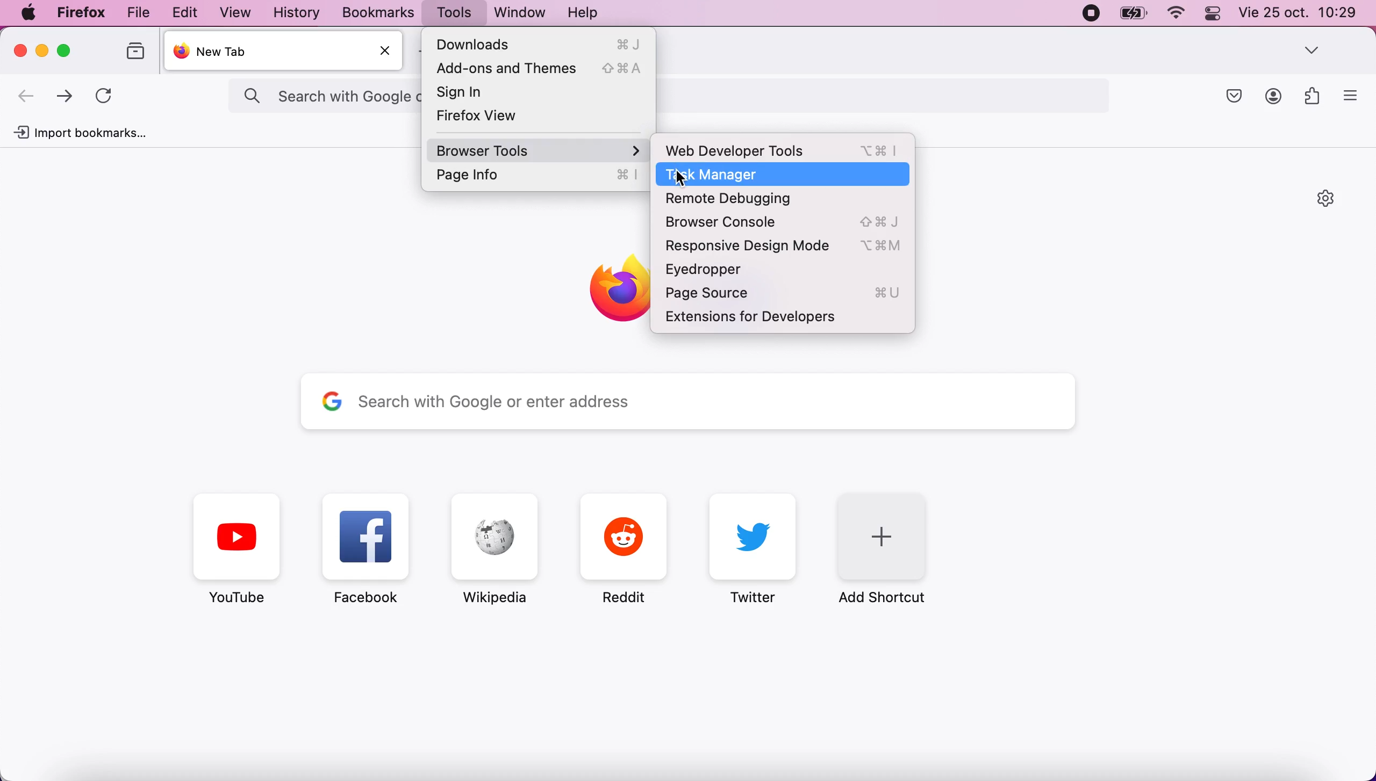 This screenshot has height=781, width=1376. I want to click on Firefox symbol, so click(607, 294).